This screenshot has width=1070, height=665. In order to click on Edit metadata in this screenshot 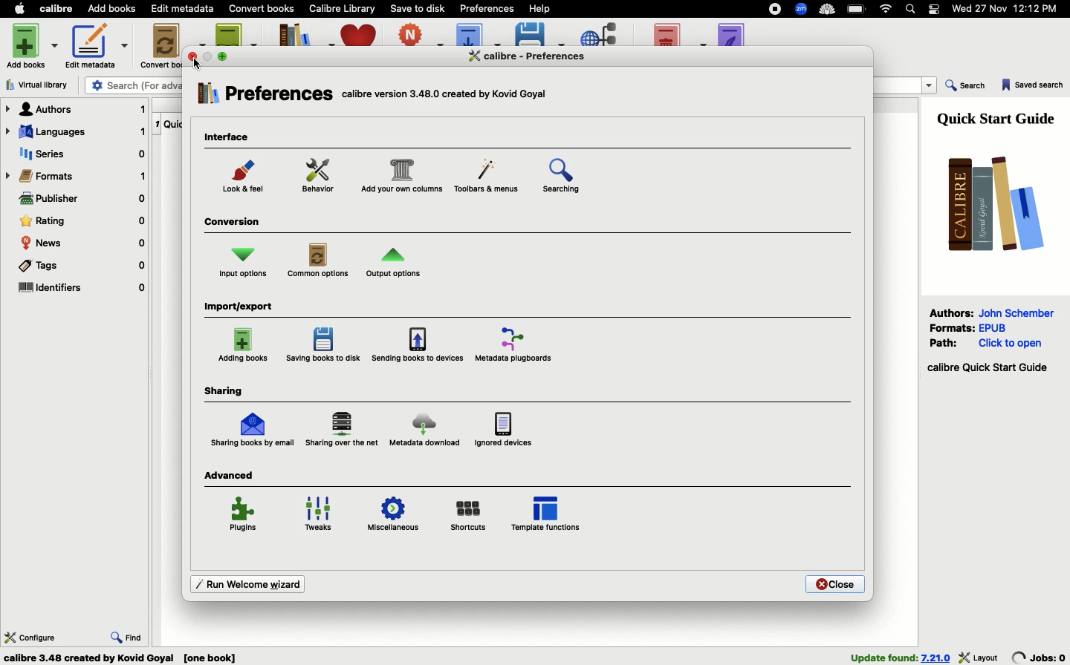, I will do `click(97, 46)`.